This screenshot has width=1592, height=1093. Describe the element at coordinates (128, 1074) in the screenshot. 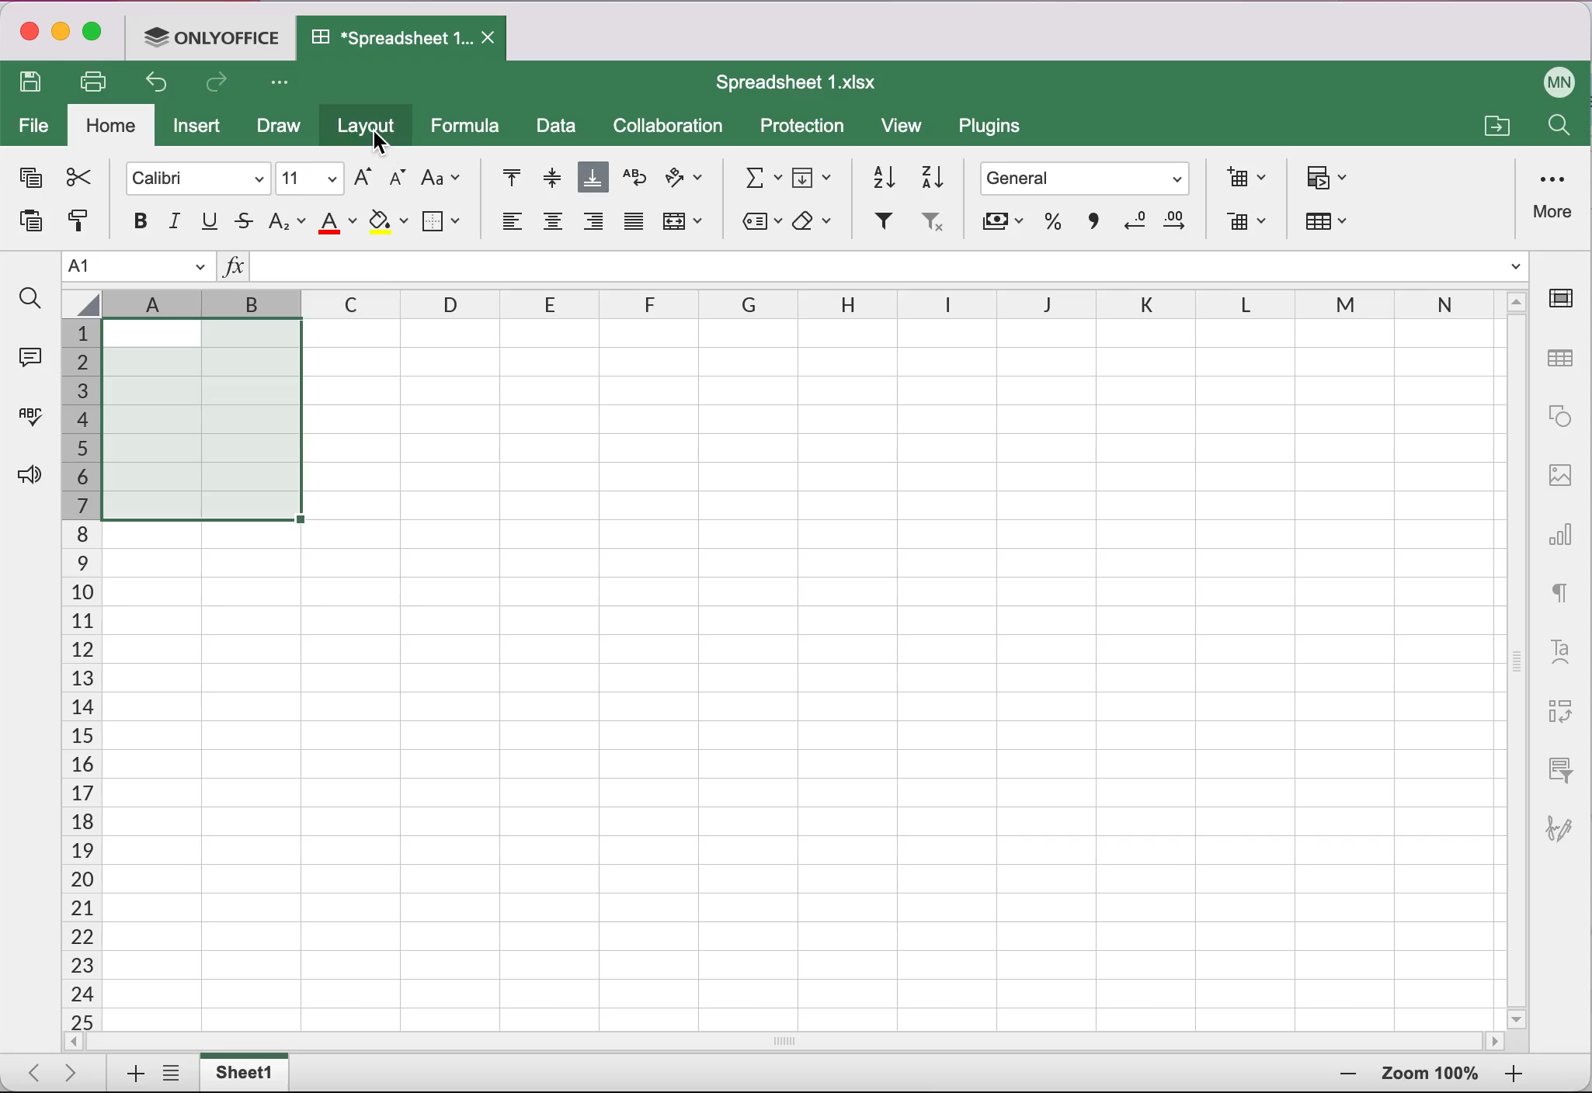

I see `add sheet` at that location.